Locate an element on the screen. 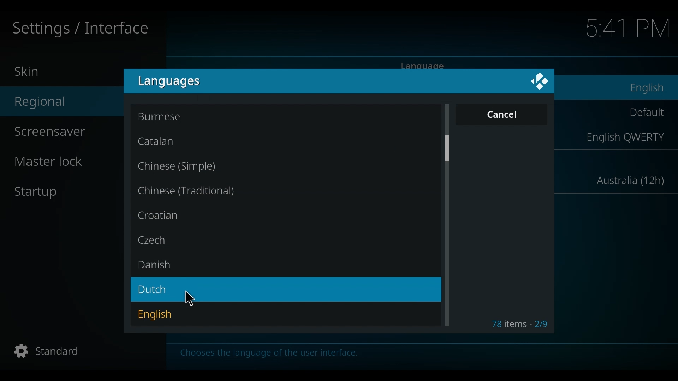 The height and width of the screenshot is (381, 678). Standard is located at coordinates (52, 352).